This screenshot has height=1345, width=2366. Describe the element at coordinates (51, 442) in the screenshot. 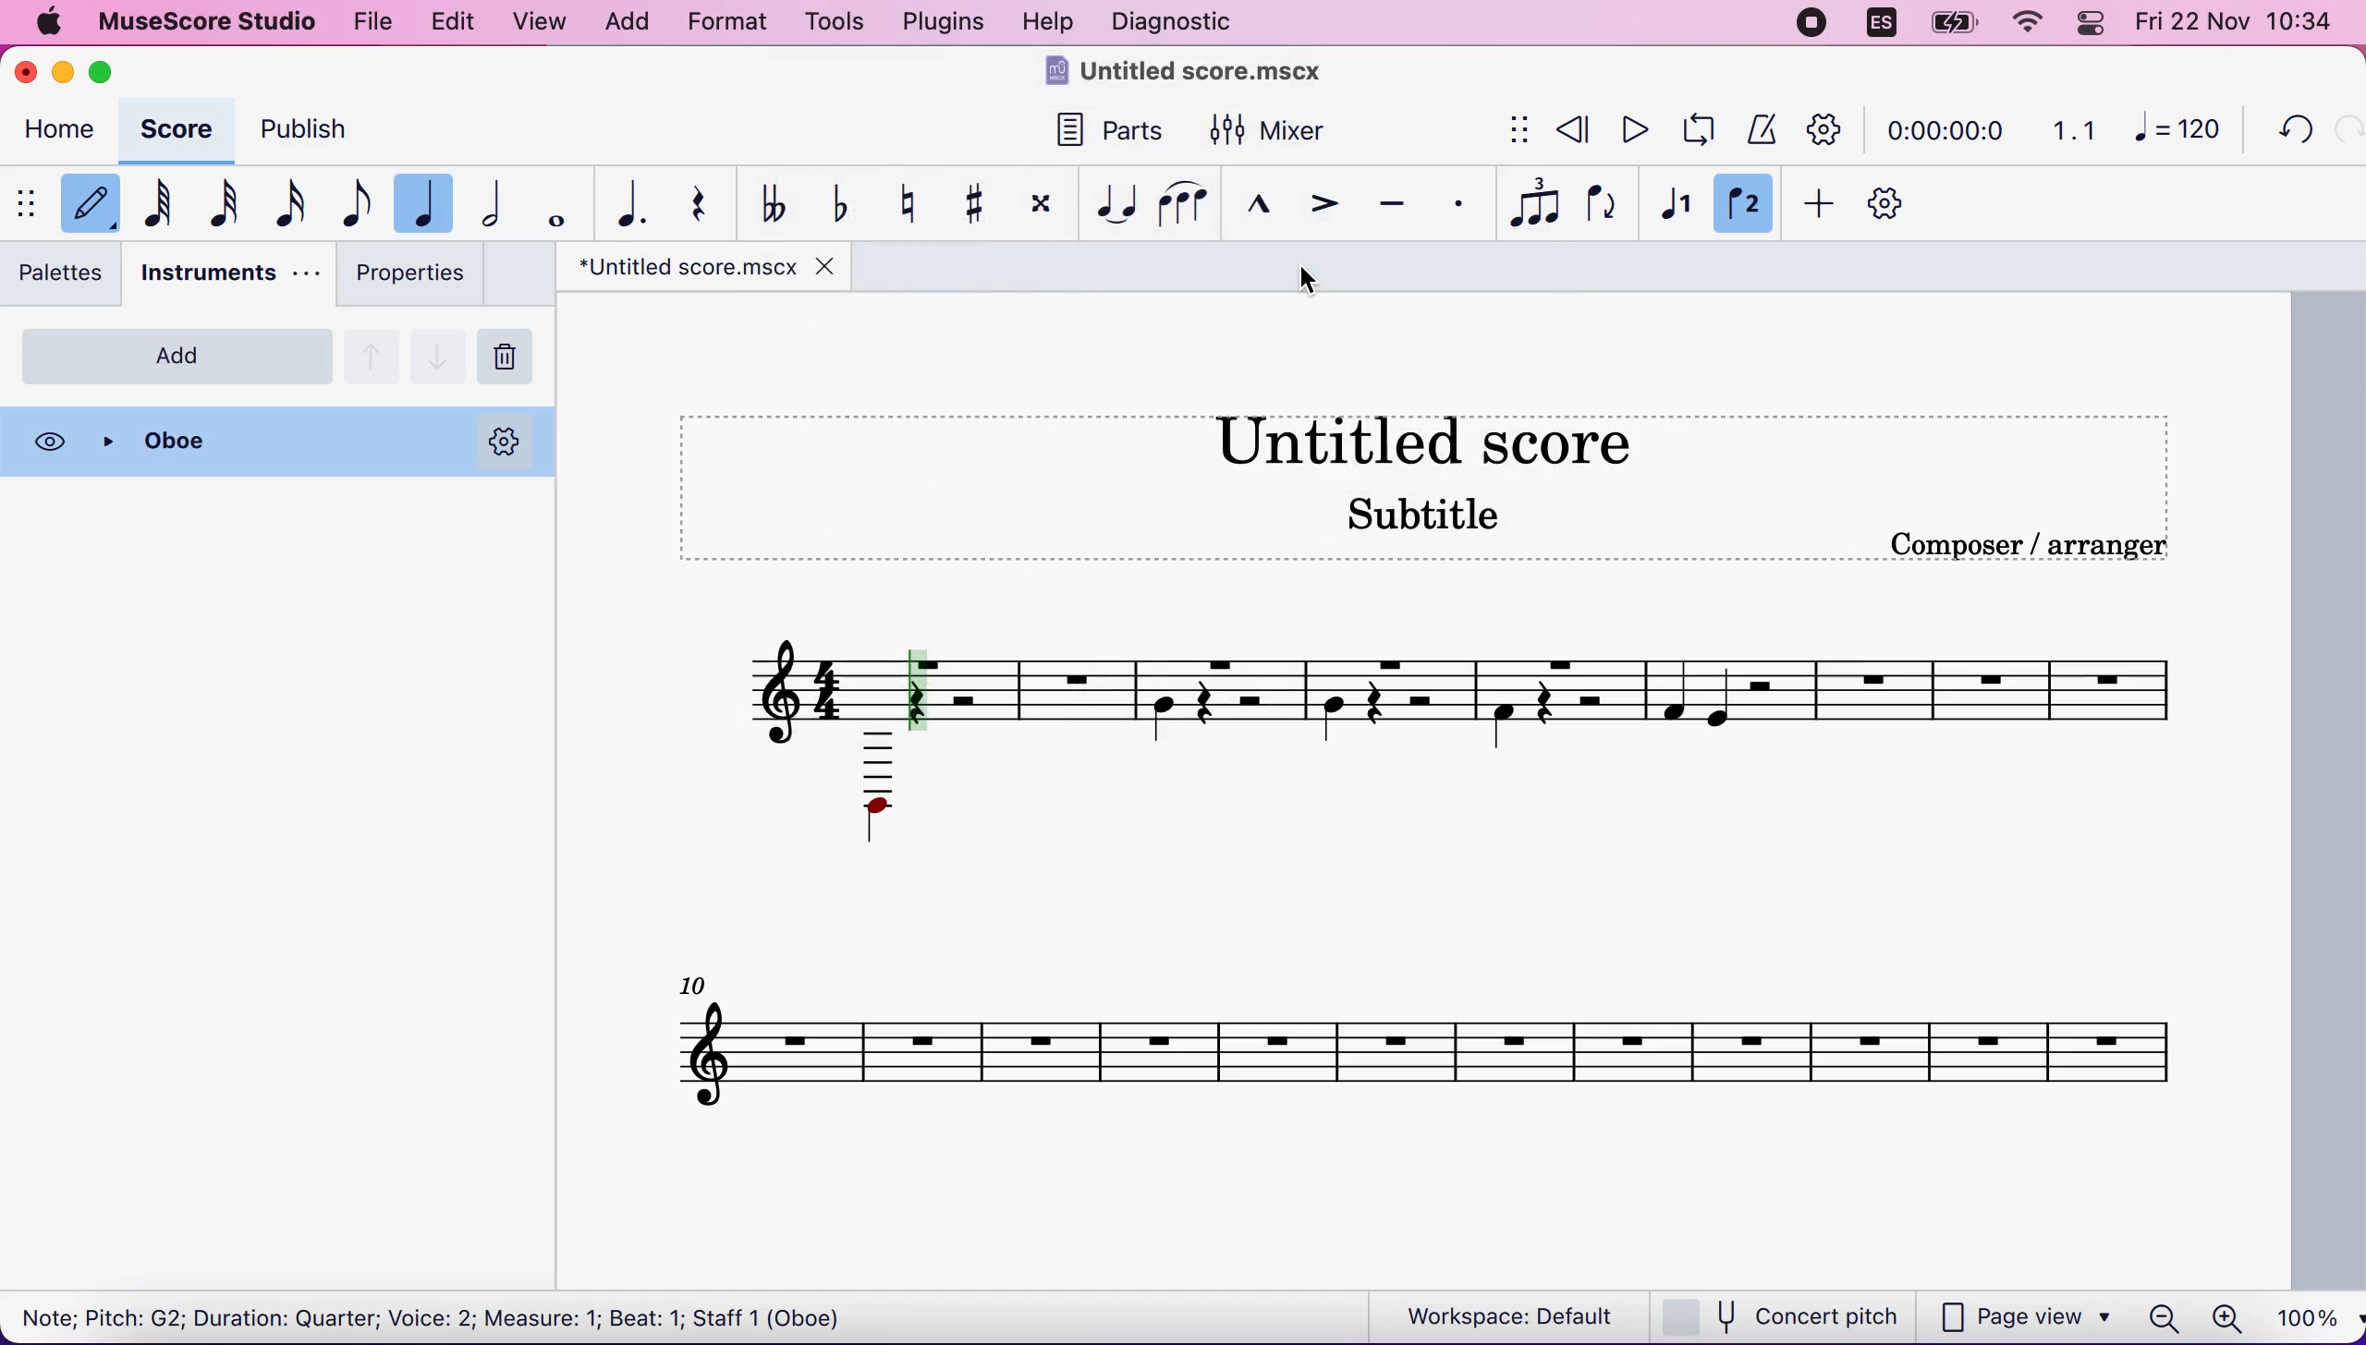

I see `visibility` at that location.